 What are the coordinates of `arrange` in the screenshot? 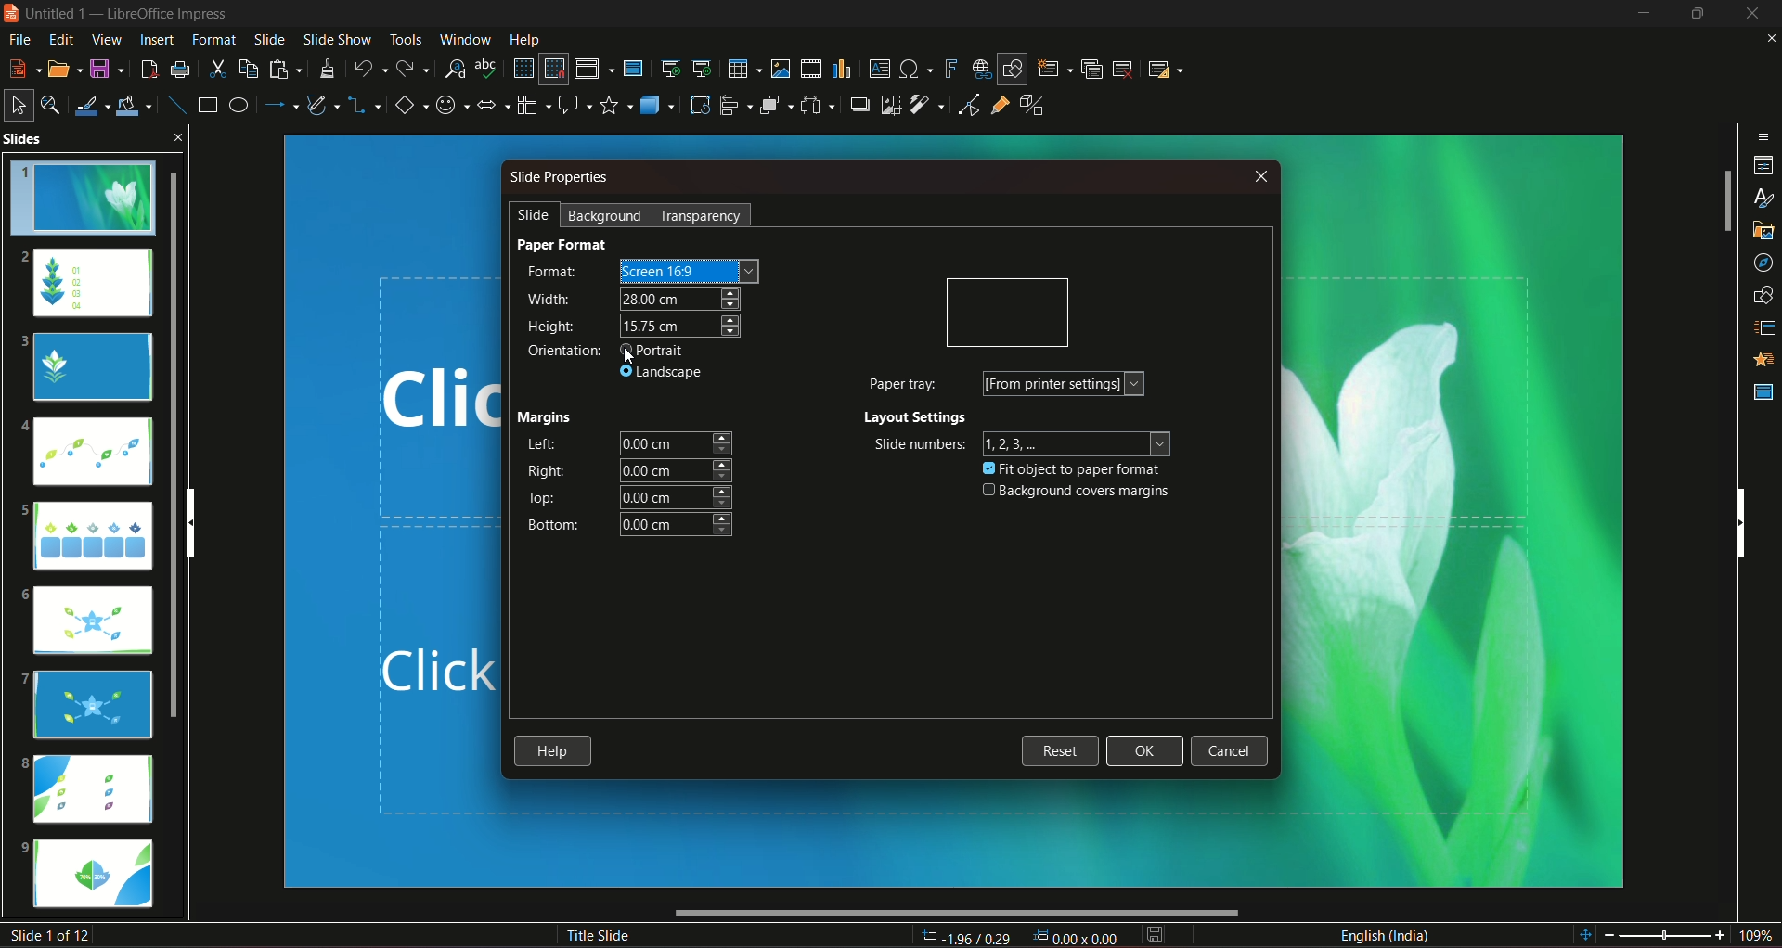 It's located at (776, 107).